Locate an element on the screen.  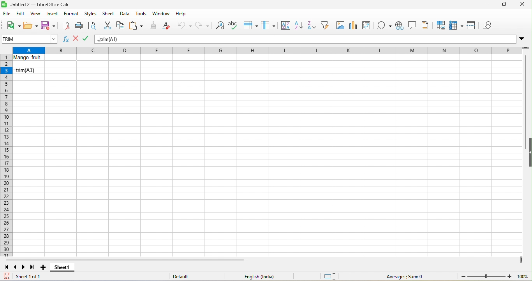
paste is located at coordinates (136, 26).